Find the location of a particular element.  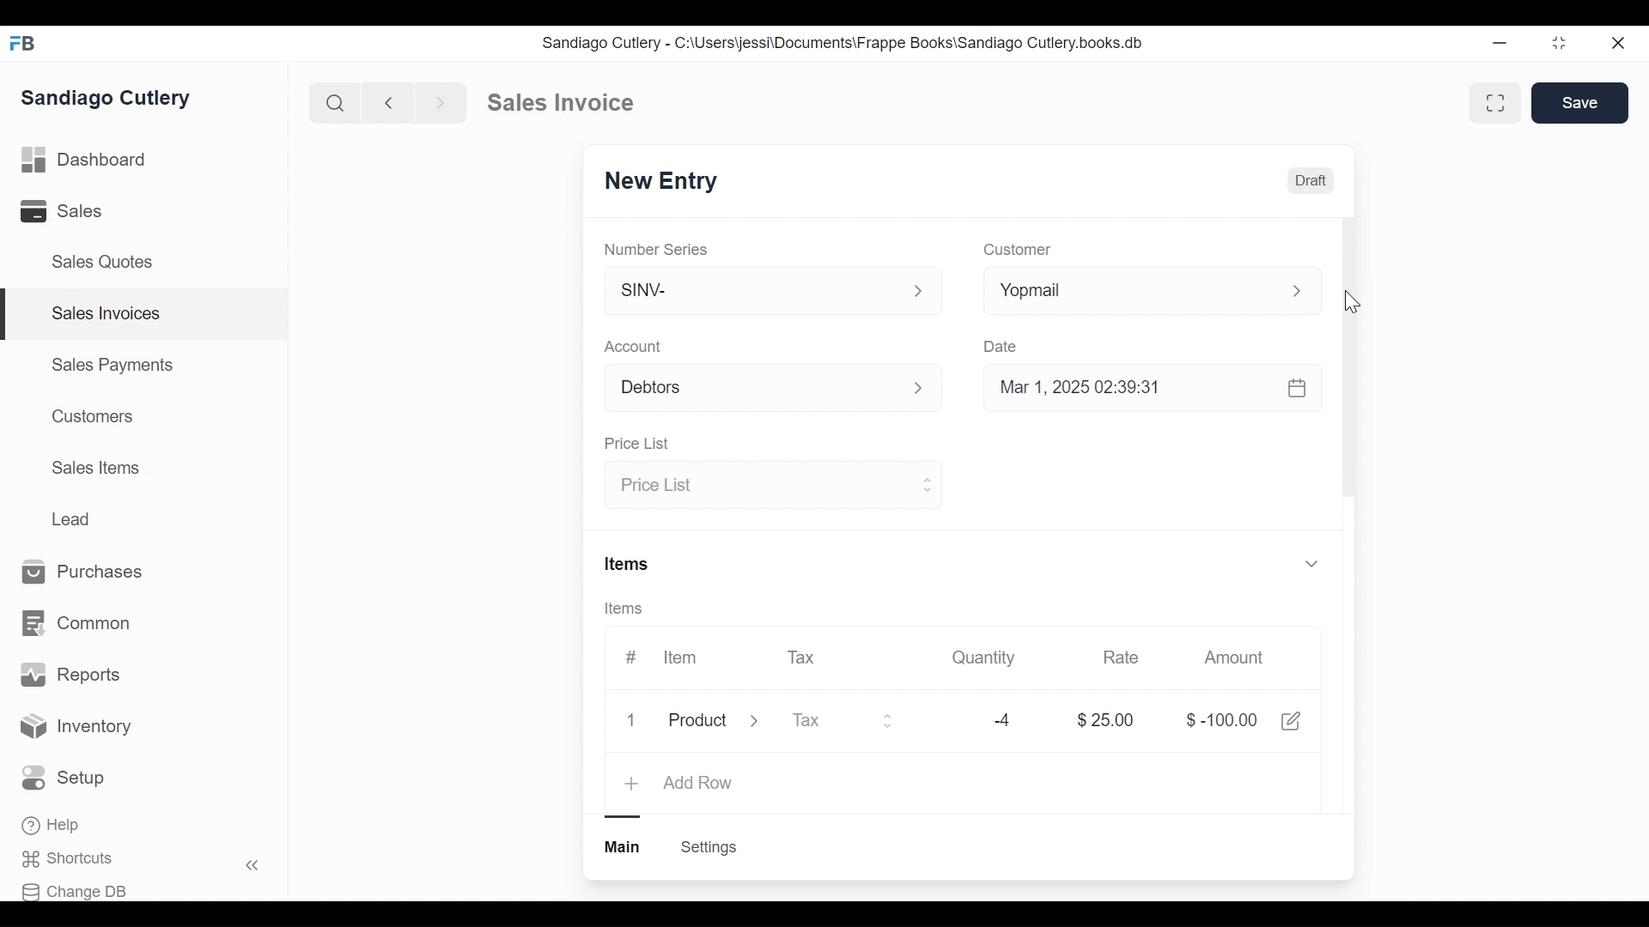

Yopmail  is located at coordinates (1153, 291).